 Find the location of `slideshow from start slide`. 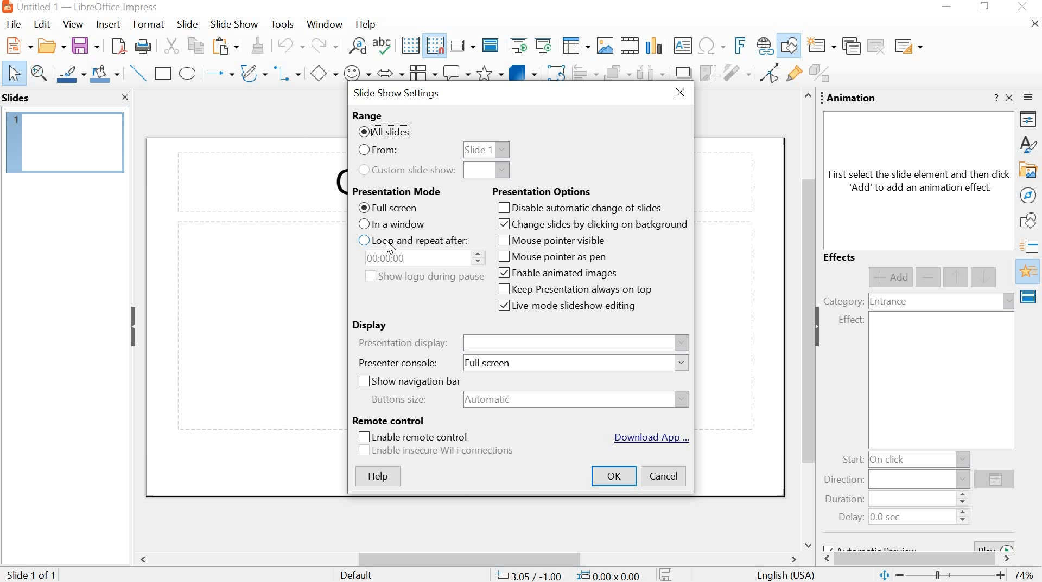

slideshow from start slide is located at coordinates (519, 47).